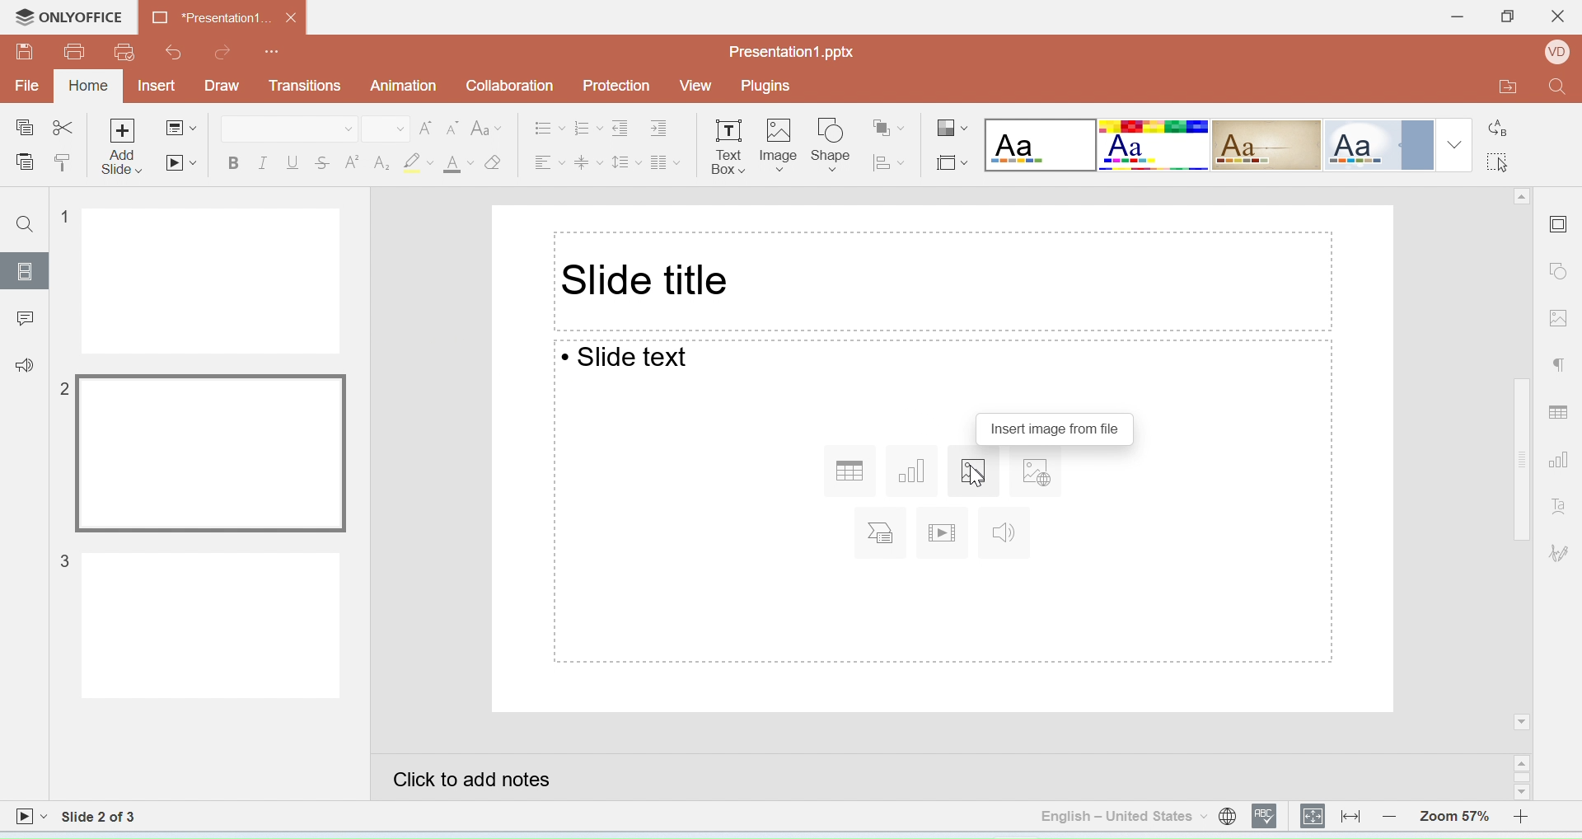 This screenshot has height=839, width=1582. What do you see at coordinates (550, 127) in the screenshot?
I see `Bullets` at bounding box center [550, 127].